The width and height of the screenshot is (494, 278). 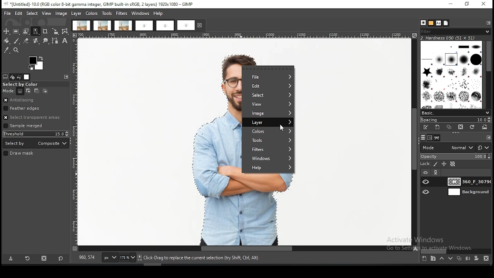 What do you see at coordinates (103, 25) in the screenshot?
I see `project tab` at bounding box center [103, 25].